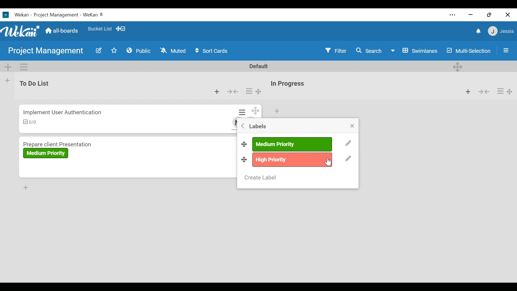 Image resolution: width=517 pixels, height=291 pixels. I want to click on Desktop drag handles, so click(256, 111).